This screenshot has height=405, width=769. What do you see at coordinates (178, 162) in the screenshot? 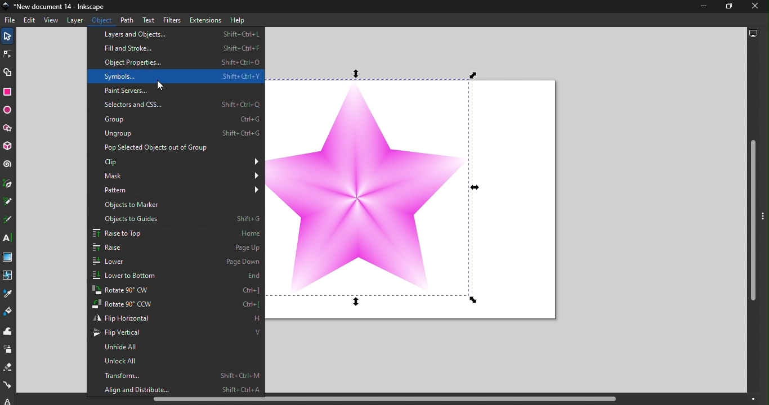
I see `Clip` at bounding box center [178, 162].